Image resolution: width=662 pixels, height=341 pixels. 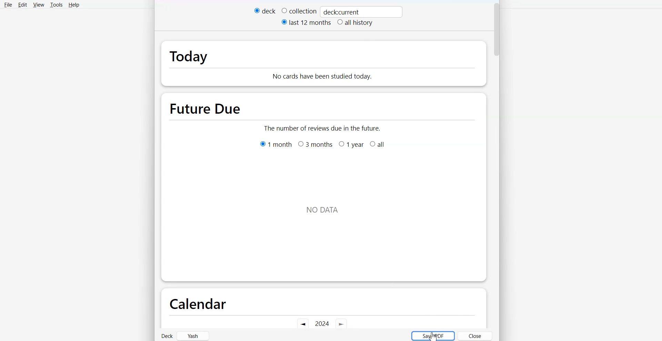 I want to click on All History, so click(x=355, y=23).